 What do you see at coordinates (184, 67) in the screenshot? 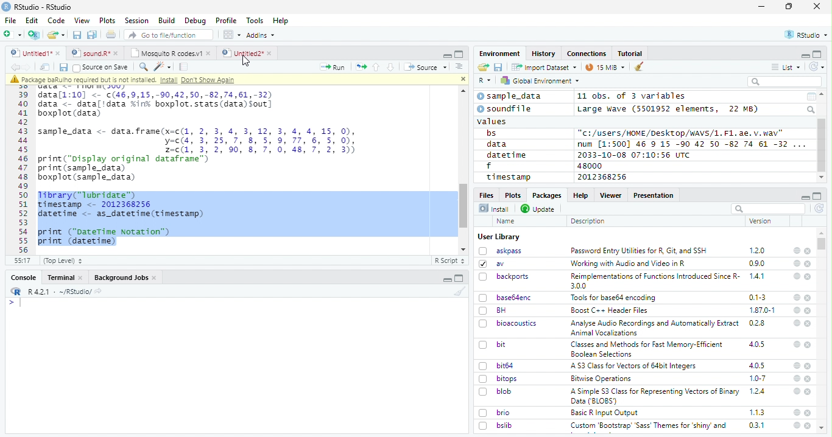
I see `Compile report` at bounding box center [184, 67].